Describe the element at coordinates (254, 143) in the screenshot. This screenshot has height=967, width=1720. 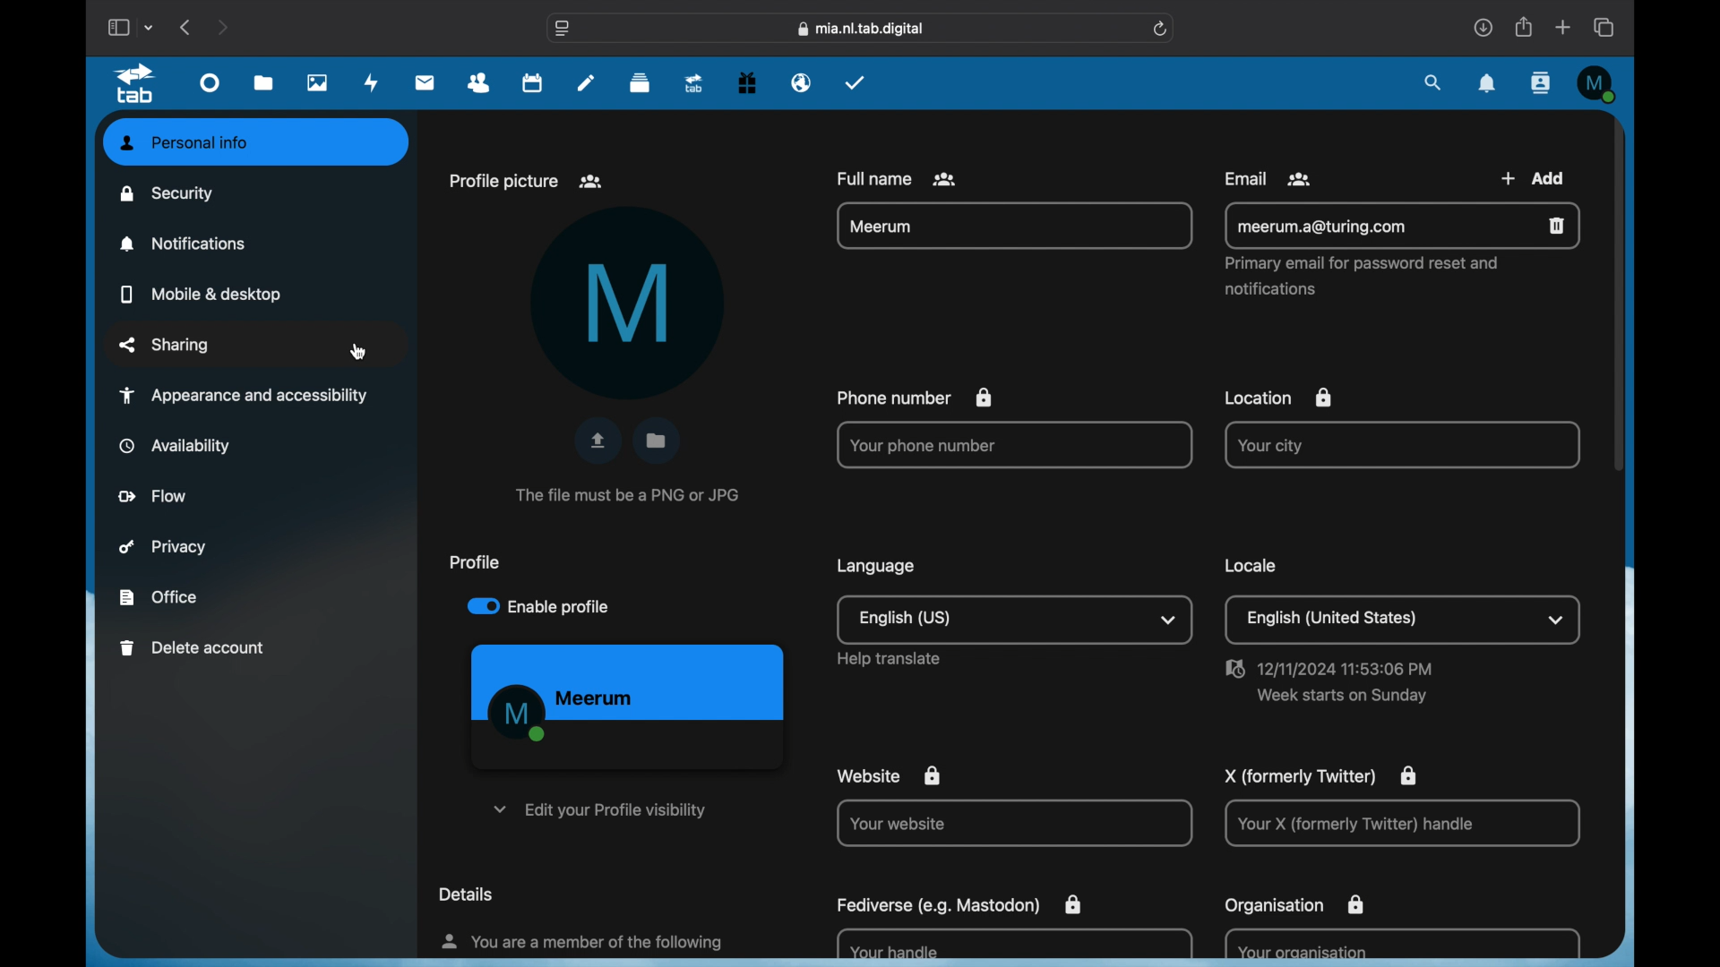
I see `personal info` at that location.